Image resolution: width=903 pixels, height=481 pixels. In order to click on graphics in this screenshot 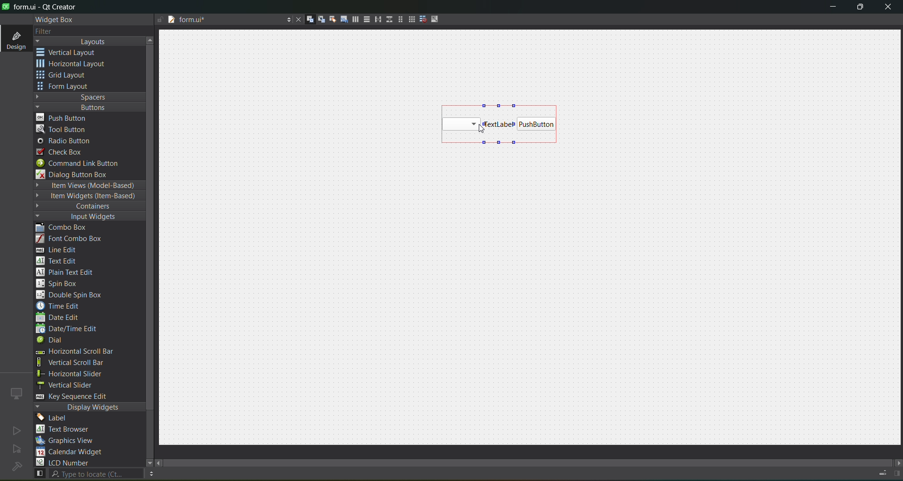, I will do `click(69, 440)`.